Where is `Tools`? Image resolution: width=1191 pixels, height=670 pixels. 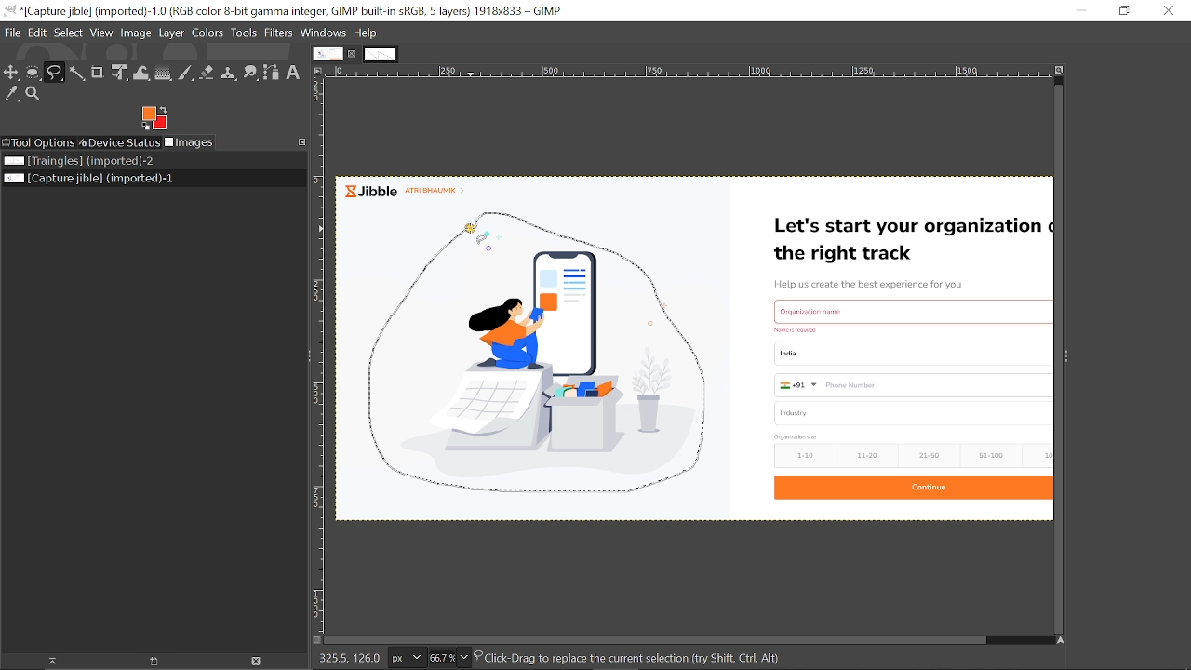
Tools is located at coordinates (244, 33).